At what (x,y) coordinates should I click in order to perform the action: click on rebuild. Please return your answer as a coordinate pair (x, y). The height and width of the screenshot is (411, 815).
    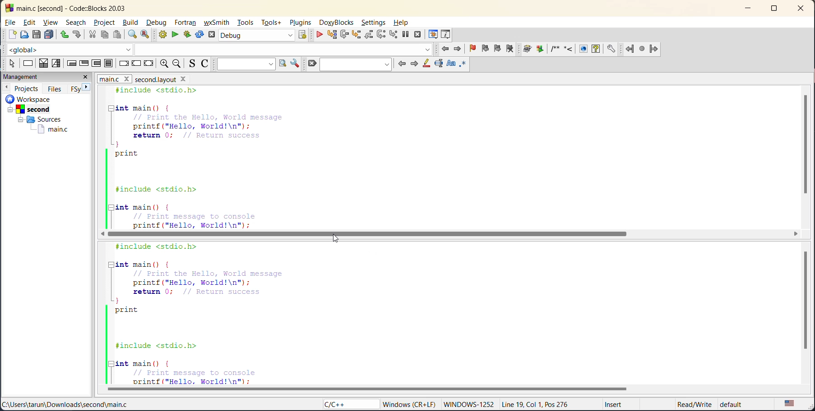
    Looking at the image, I should click on (199, 35).